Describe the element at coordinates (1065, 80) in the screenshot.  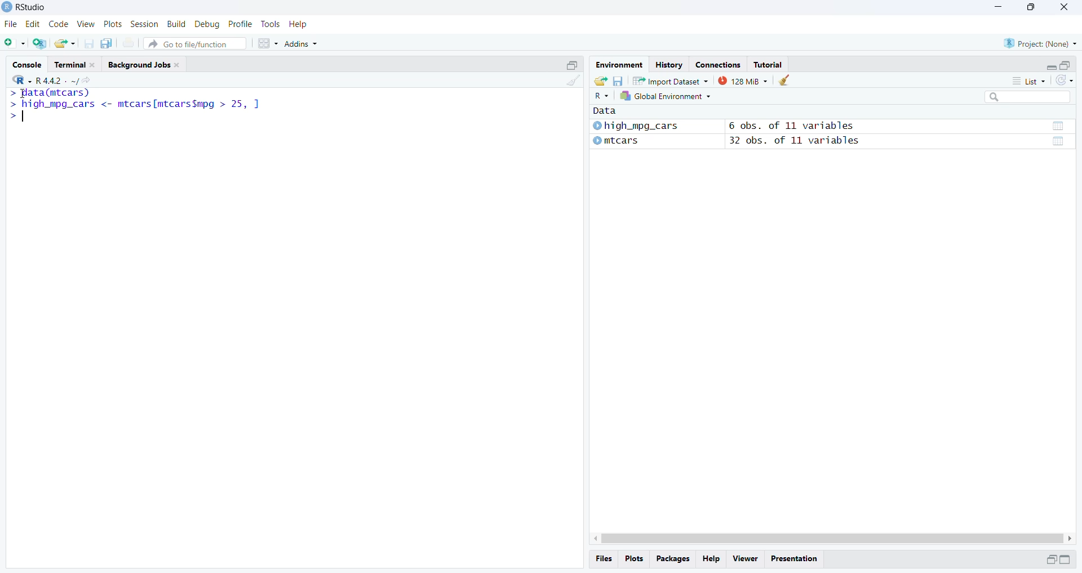
I see `refresh` at that location.